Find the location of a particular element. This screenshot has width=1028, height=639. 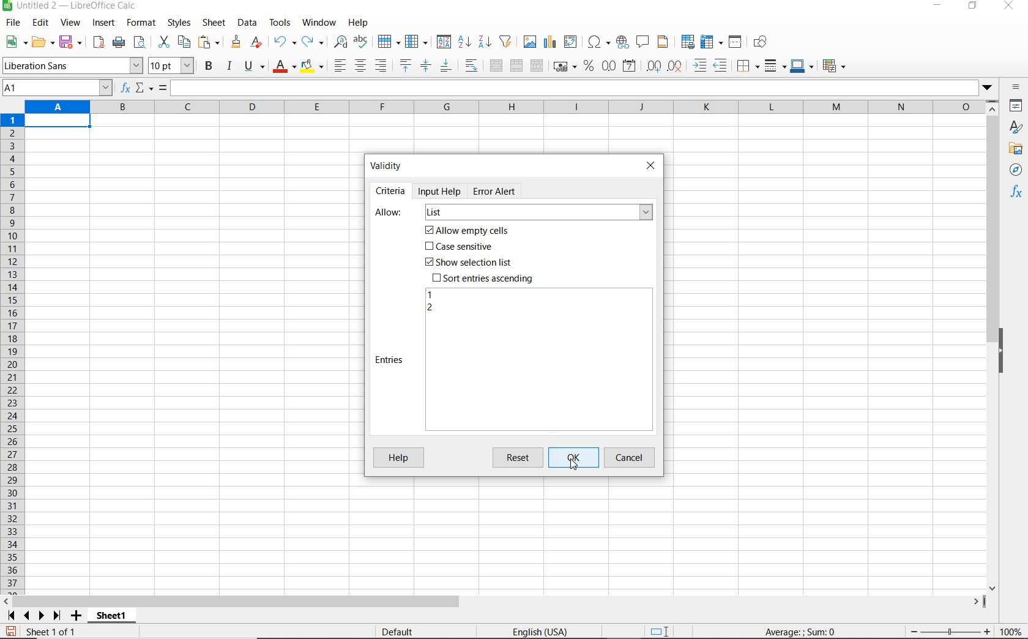

border style is located at coordinates (776, 65).